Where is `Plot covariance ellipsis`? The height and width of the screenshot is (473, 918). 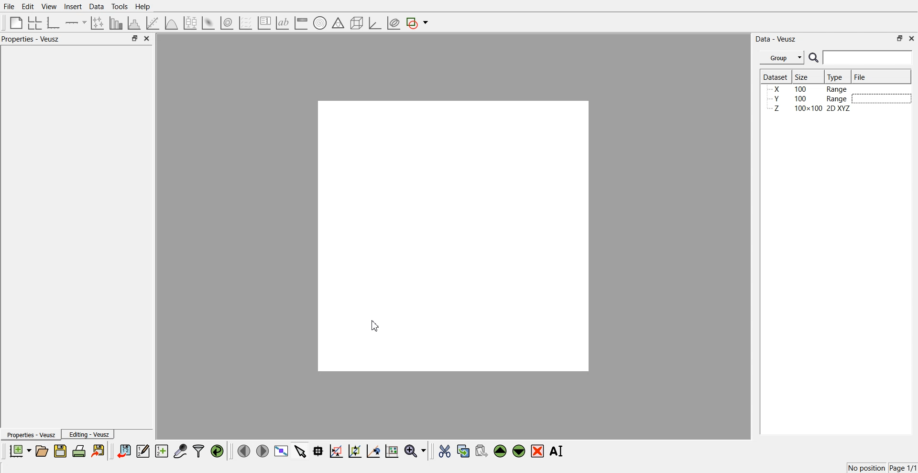 Plot covariance ellipsis is located at coordinates (394, 23).